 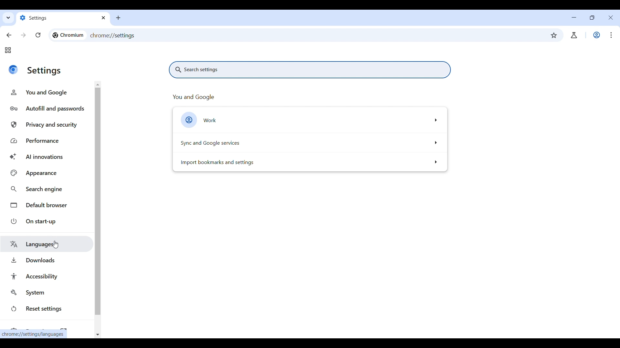 I want to click on Reset settings, so click(x=48, y=309).